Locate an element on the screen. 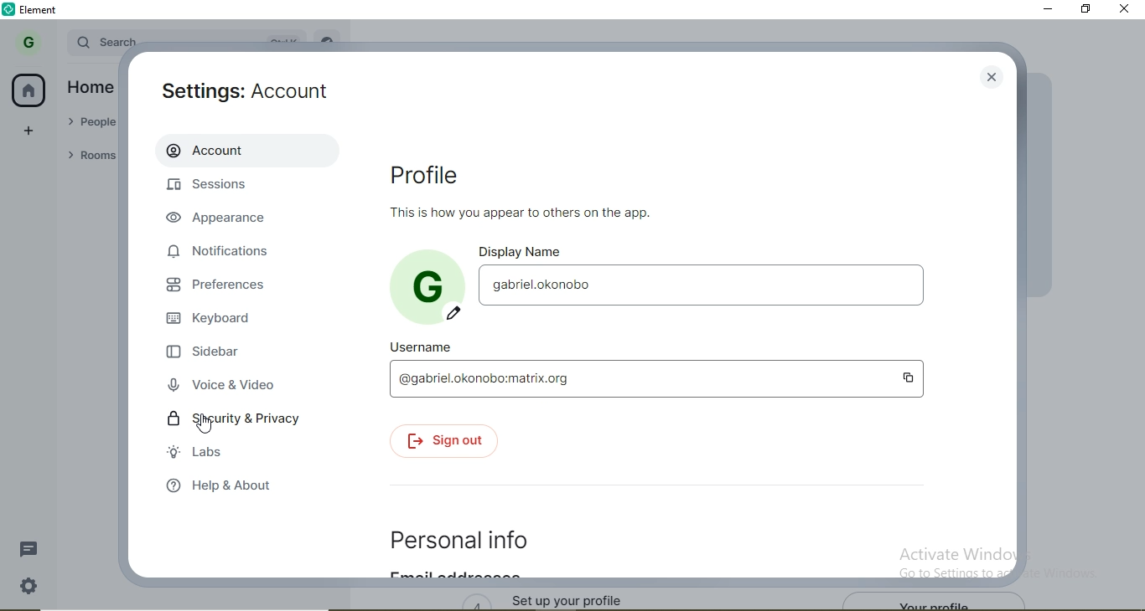  voice & video is located at coordinates (225, 388).